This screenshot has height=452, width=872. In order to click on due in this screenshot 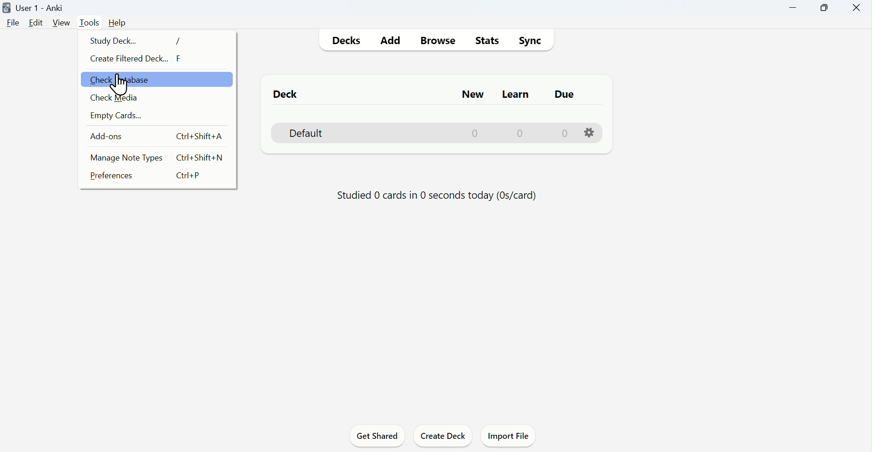, I will do `click(563, 99)`.